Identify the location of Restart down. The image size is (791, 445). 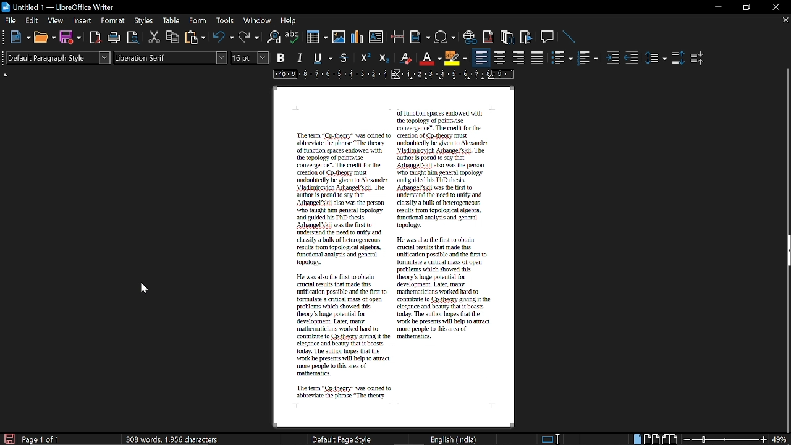
(745, 9).